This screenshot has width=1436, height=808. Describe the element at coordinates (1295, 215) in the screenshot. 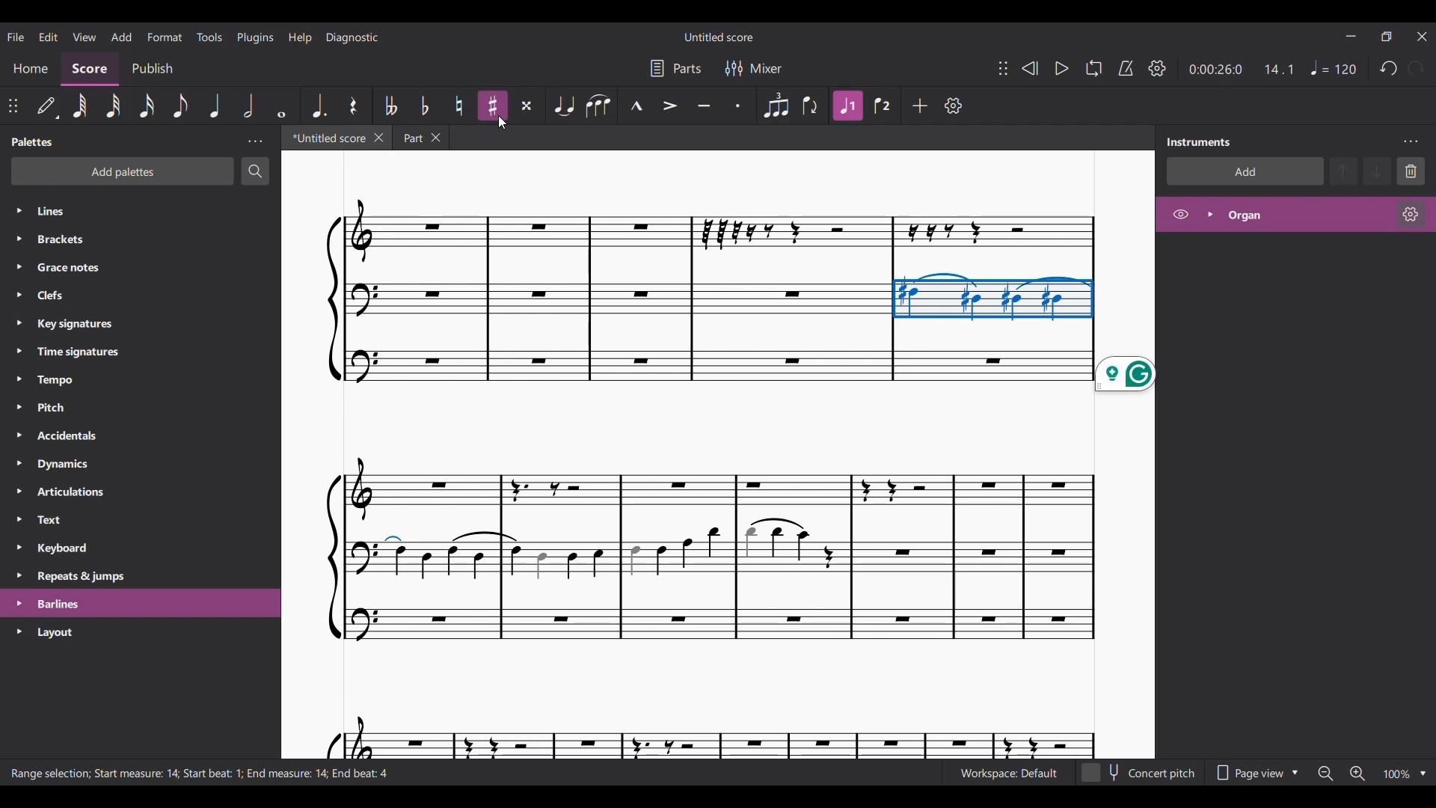

I see `Highlighted due to current selection` at that location.